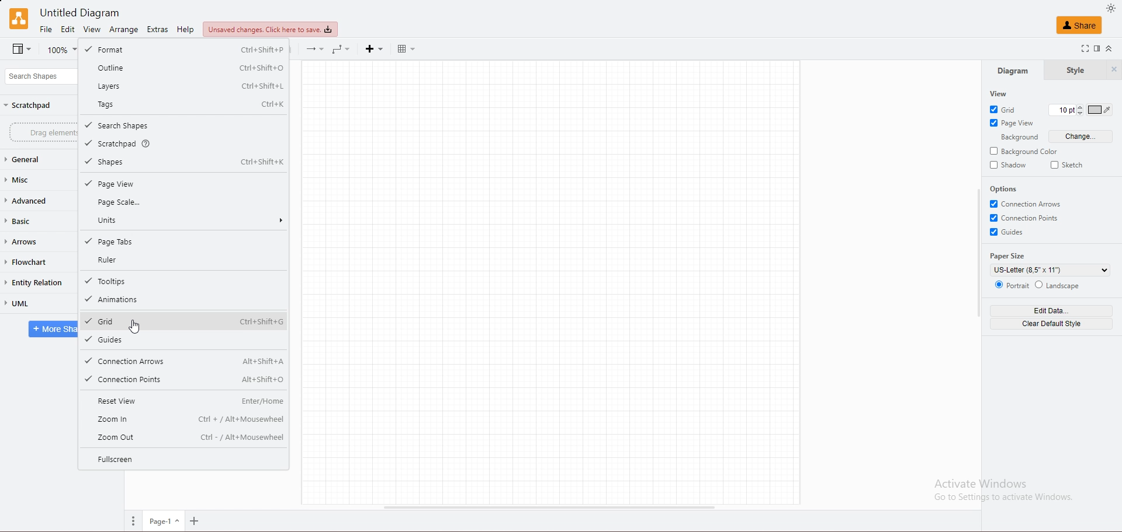  I want to click on general, so click(36, 159).